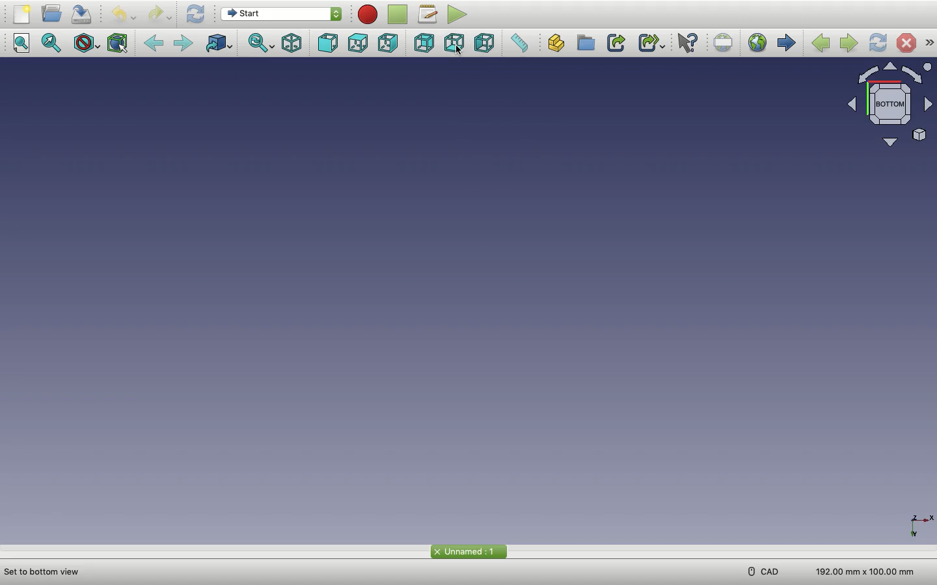 The width and height of the screenshot is (937, 585). Describe the element at coordinates (821, 42) in the screenshot. I see `Previous page` at that location.